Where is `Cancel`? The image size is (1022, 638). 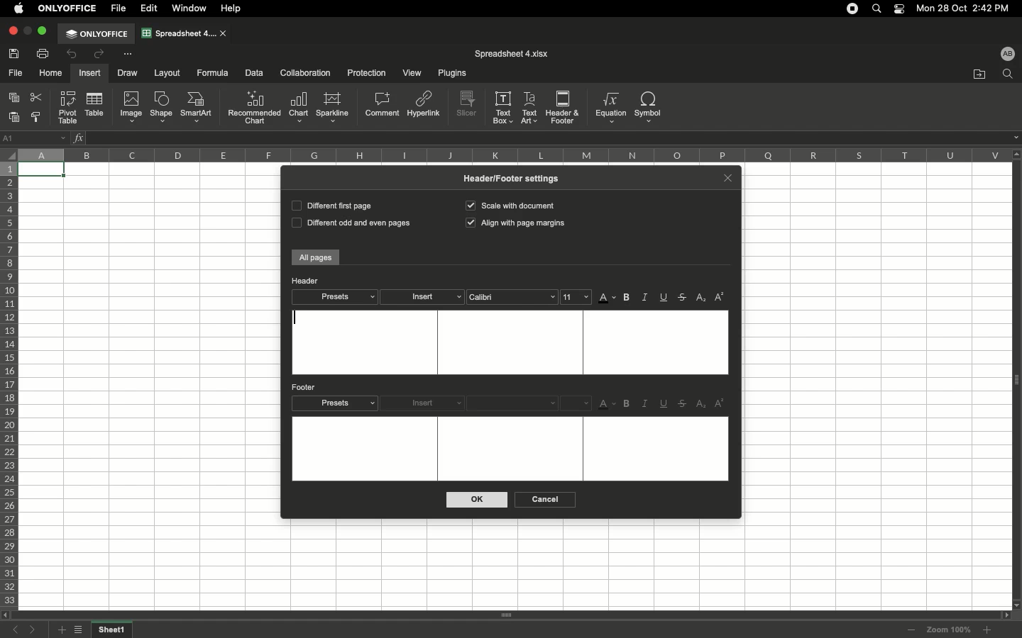 Cancel is located at coordinates (543, 500).